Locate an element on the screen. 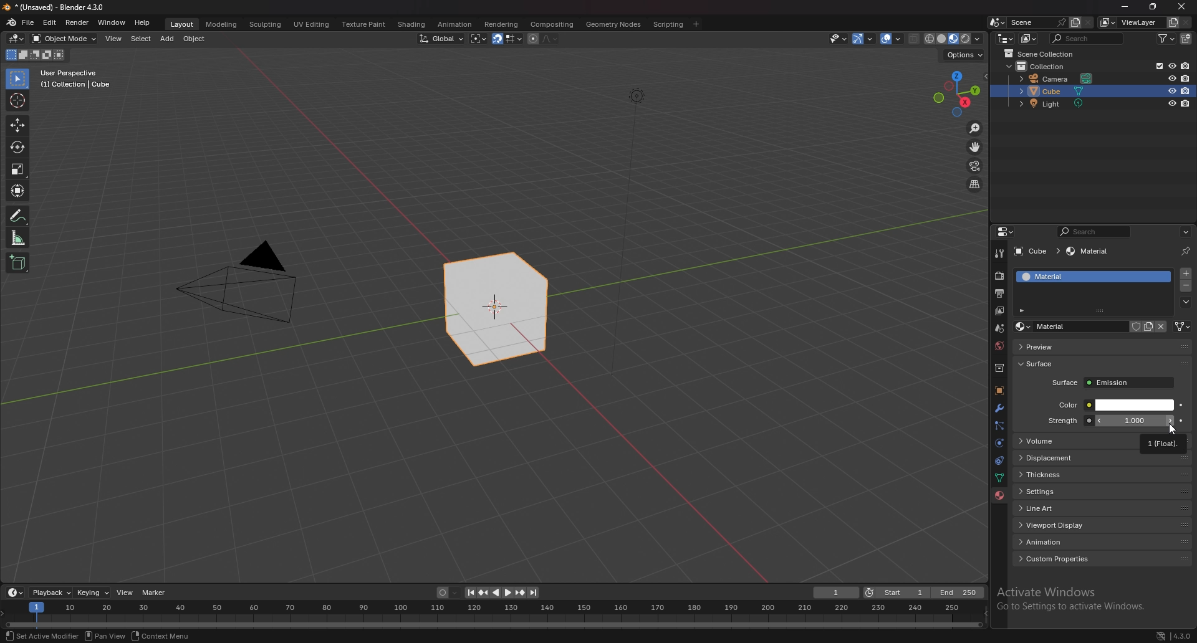 The image size is (1197, 643). rendering is located at coordinates (500, 24).